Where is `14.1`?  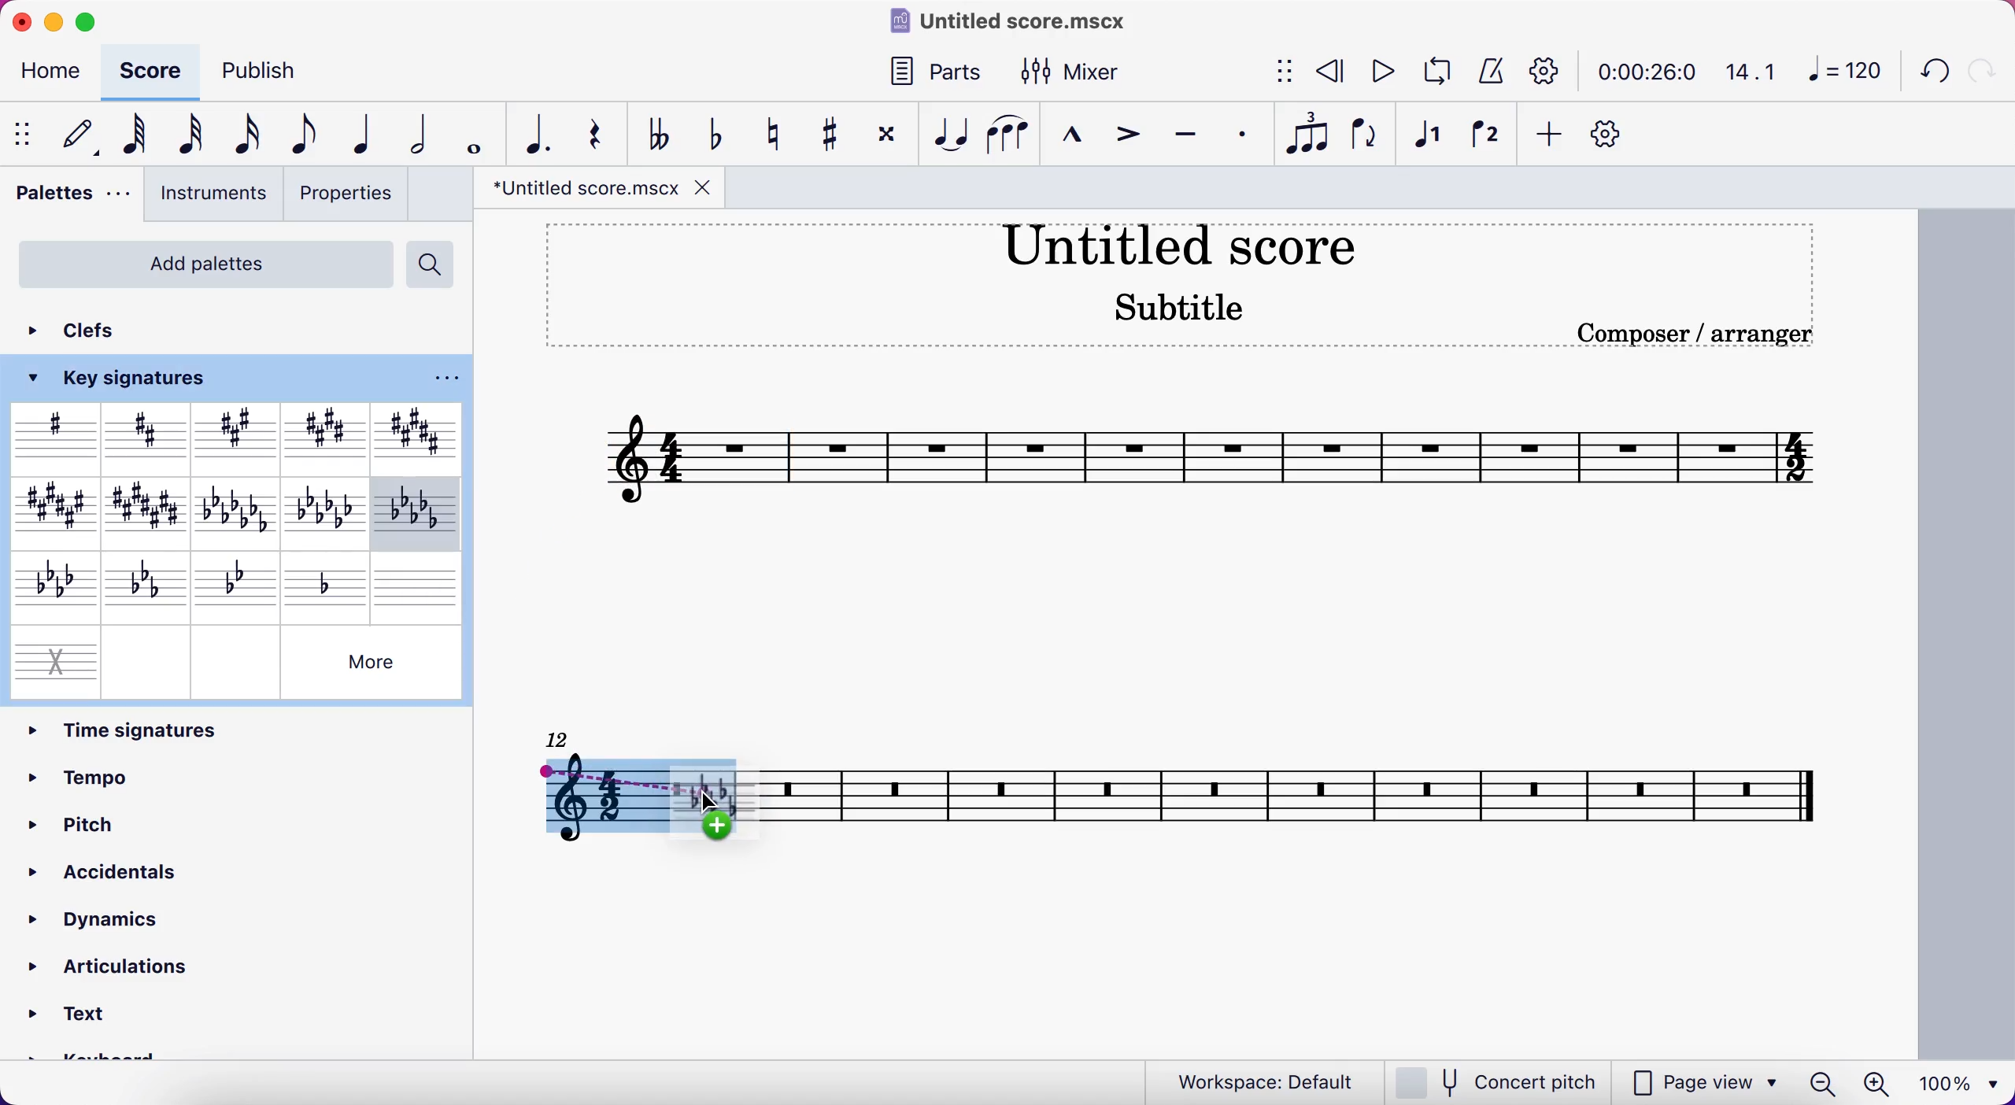
14.1 is located at coordinates (1751, 68).